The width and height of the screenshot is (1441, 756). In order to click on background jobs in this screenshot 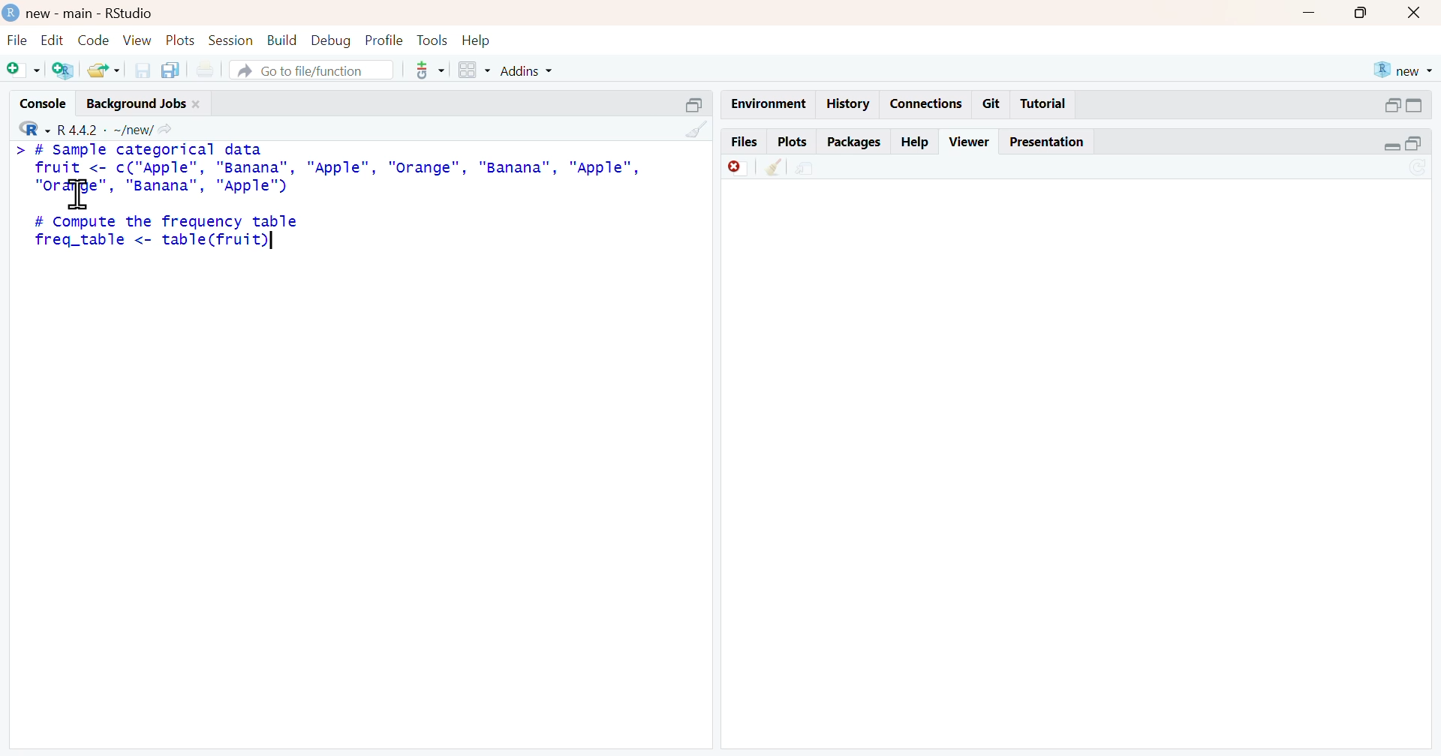, I will do `click(143, 105)`.